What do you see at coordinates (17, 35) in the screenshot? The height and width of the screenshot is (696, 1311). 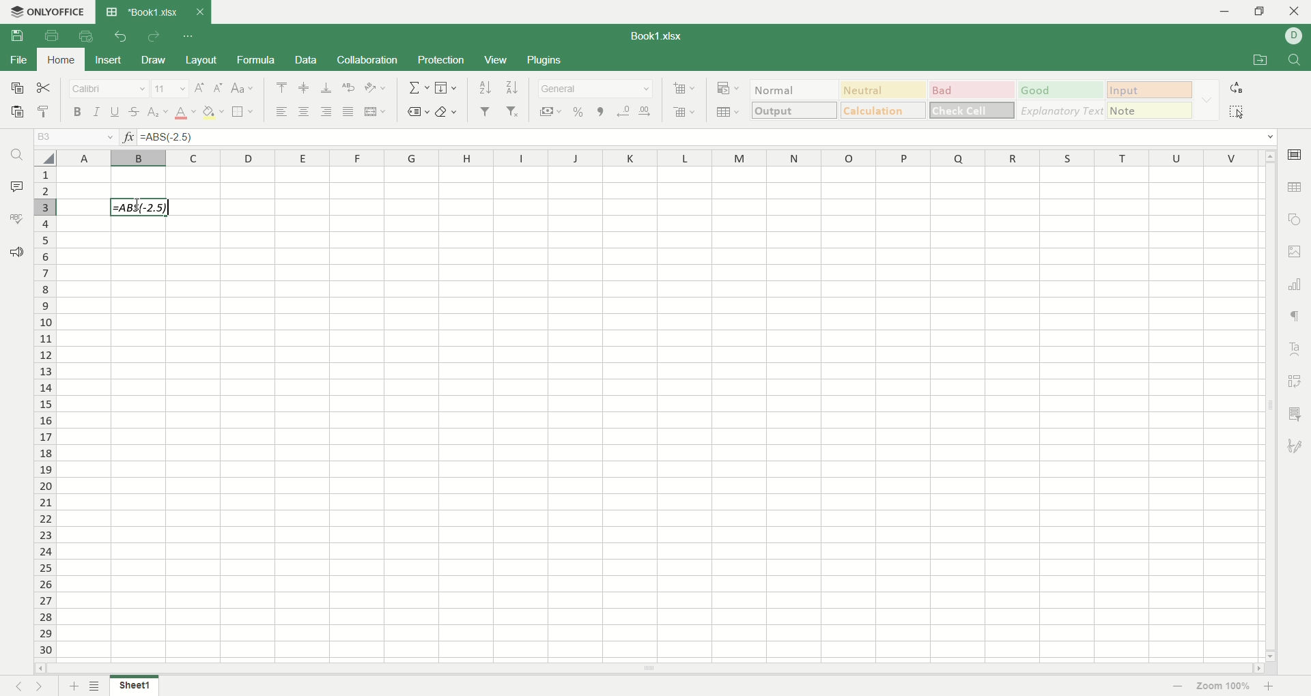 I see `save` at bounding box center [17, 35].